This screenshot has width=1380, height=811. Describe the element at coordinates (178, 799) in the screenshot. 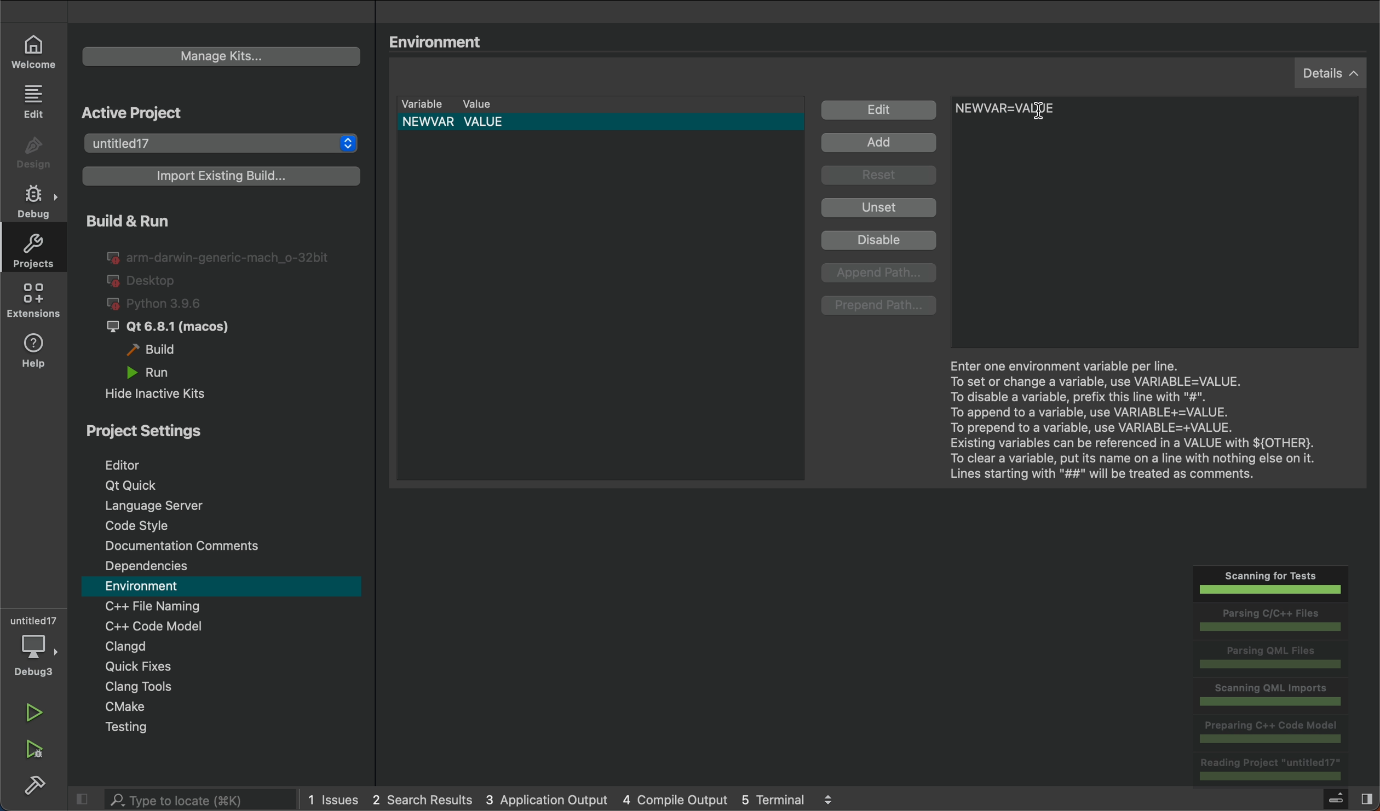

I see `search` at that location.